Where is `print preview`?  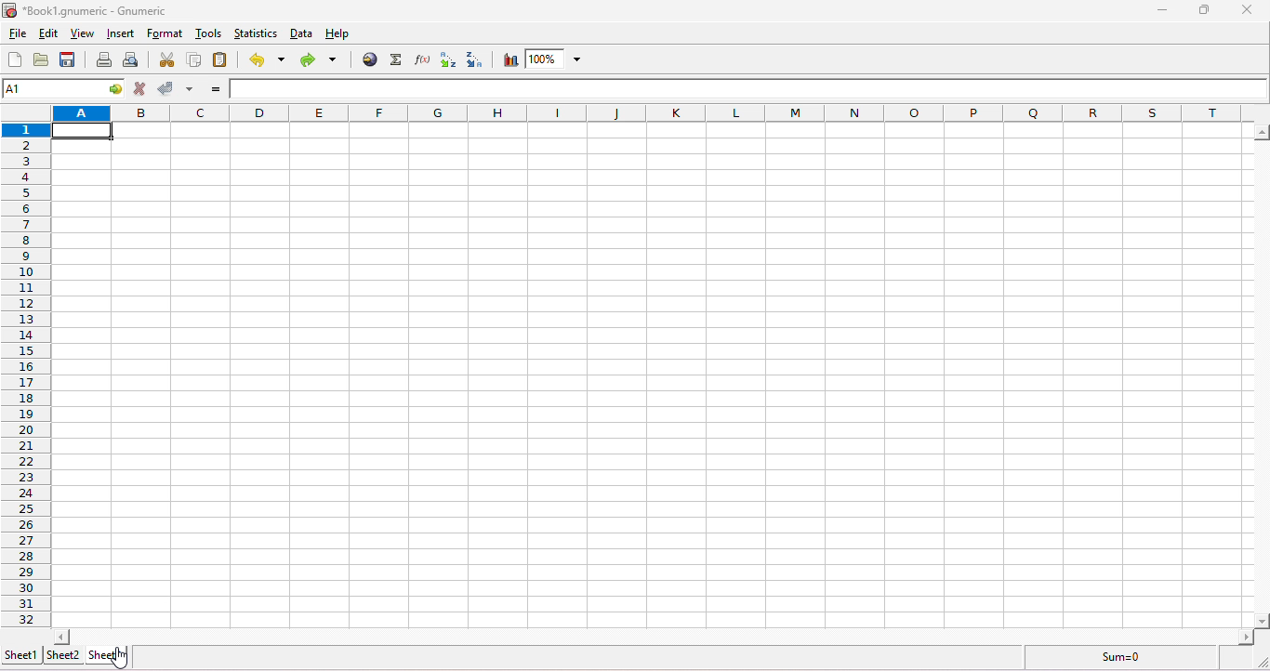 print preview is located at coordinates (138, 60).